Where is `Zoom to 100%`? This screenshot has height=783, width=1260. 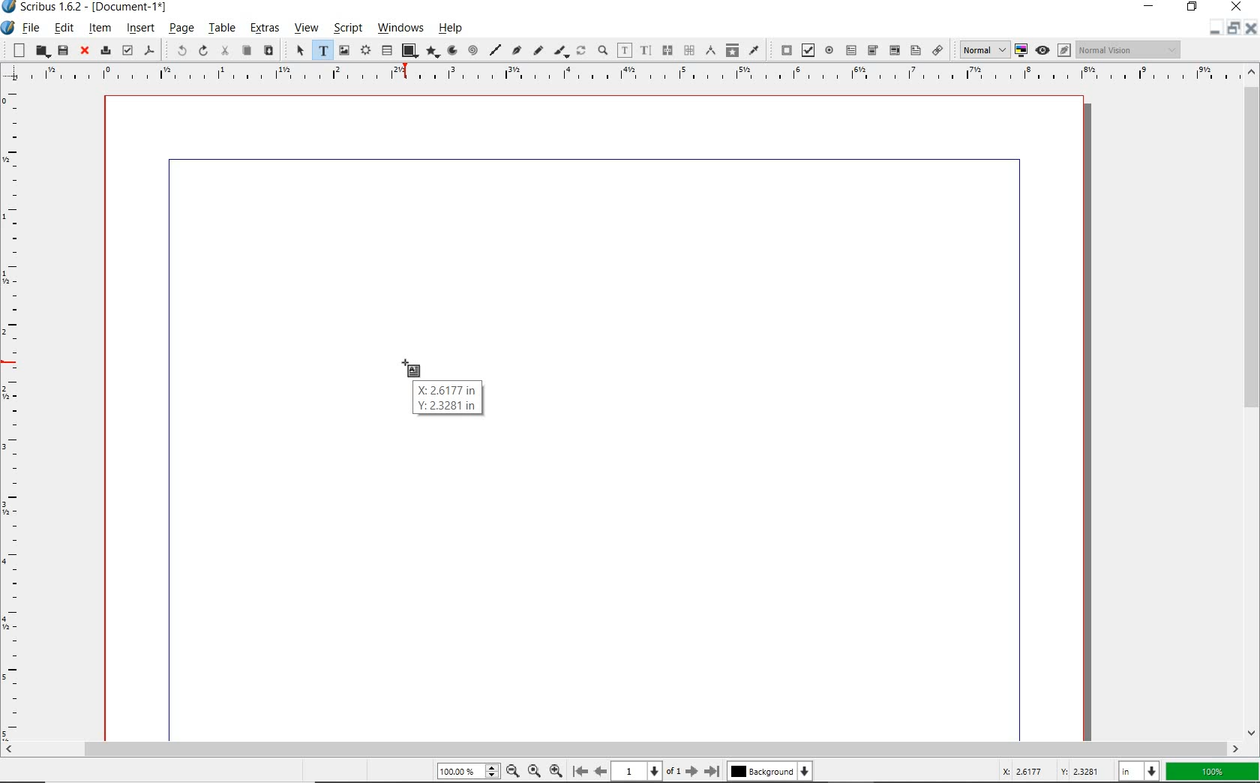 Zoom to 100% is located at coordinates (535, 772).